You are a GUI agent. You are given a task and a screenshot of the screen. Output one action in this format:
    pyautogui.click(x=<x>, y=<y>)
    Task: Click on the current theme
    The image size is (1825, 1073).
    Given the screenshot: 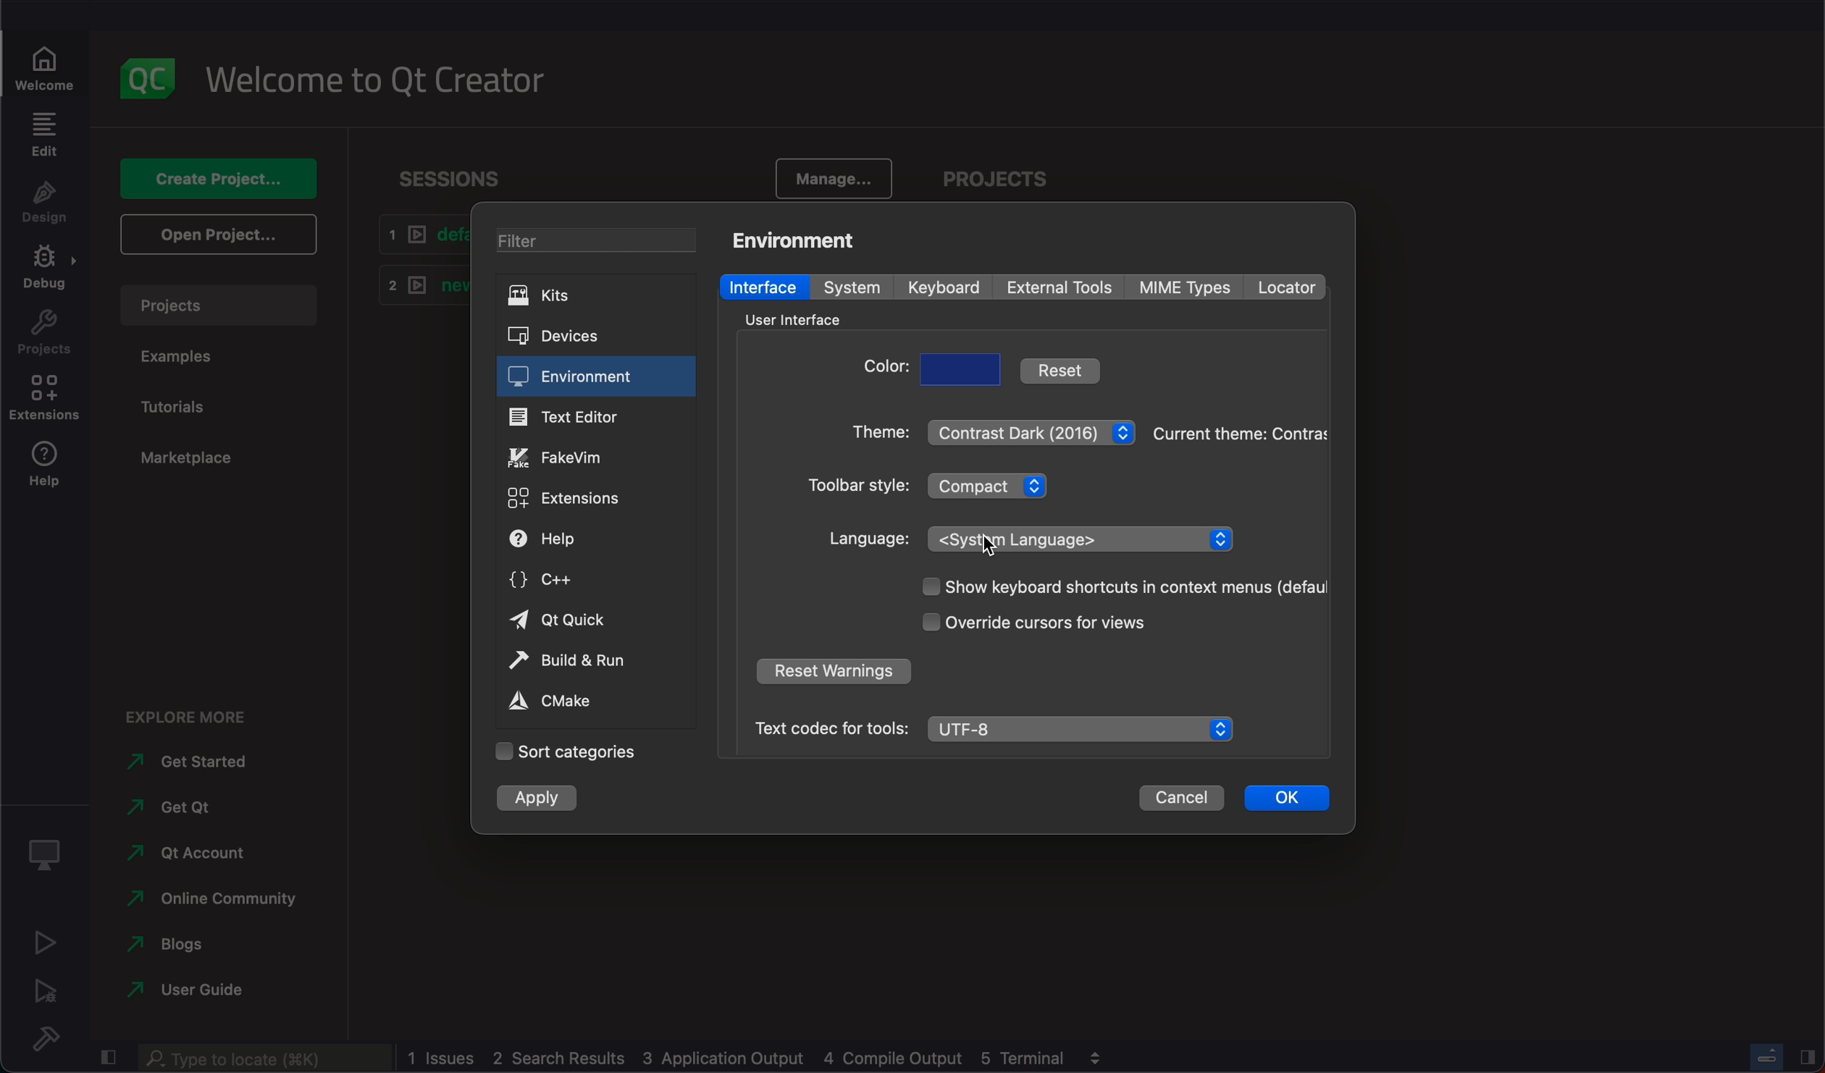 What is the action you would take?
    pyautogui.click(x=1241, y=433)
    